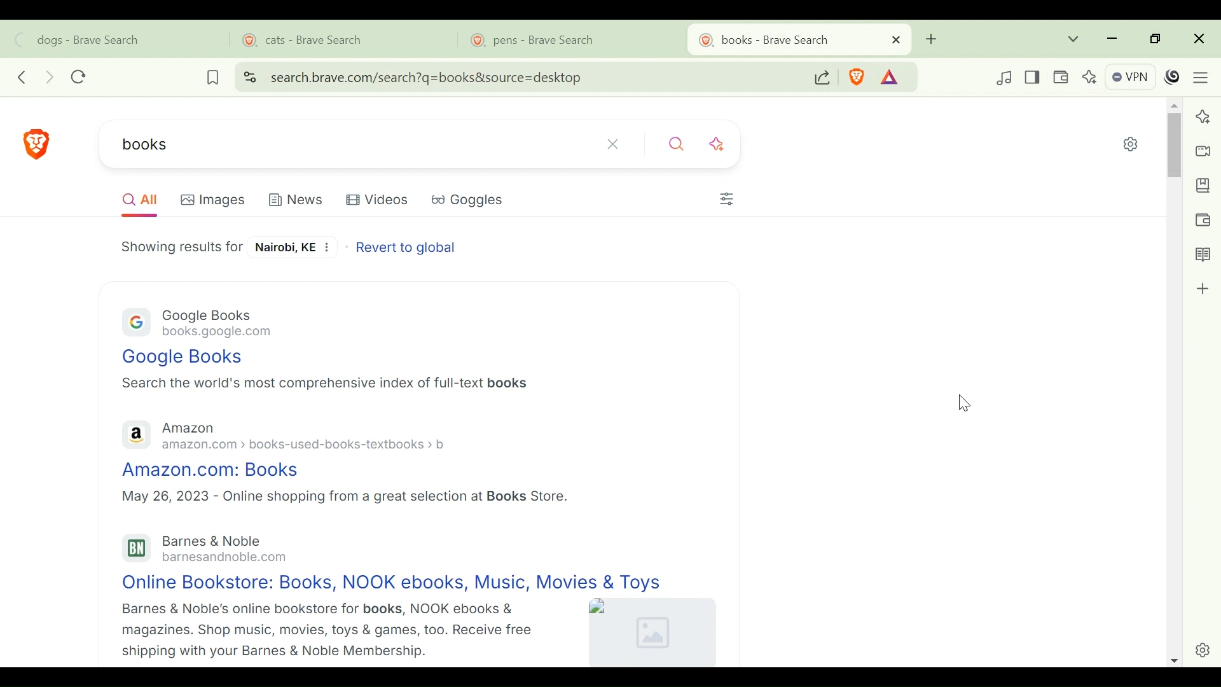  Describe the element at coordinates (316, 632) in the screenshot. I see `Barnes & Noble's online bookstore for books, NOOK ebooks &
magazines. Shop music, movies, toys & games, too. Receive free
shipping with your Barnes & Noble Membership.` at that location.